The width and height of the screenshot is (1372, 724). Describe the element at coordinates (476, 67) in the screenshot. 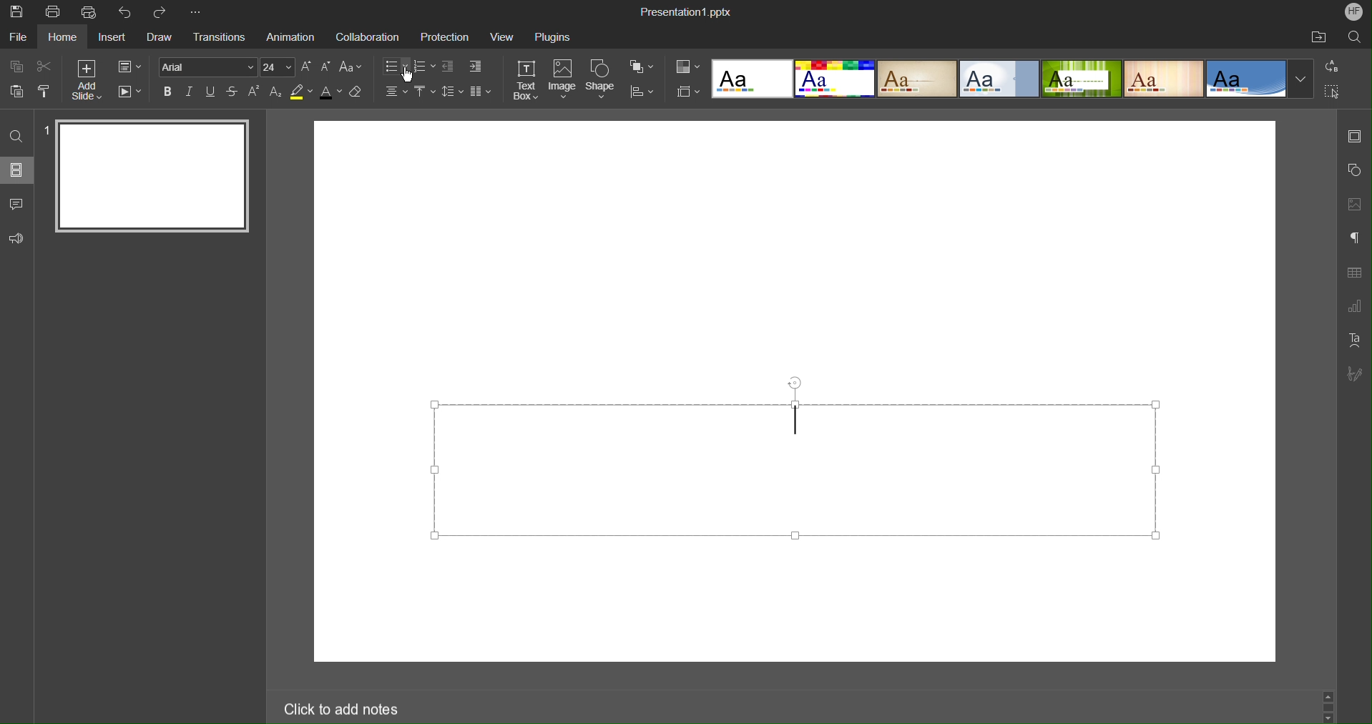

I see `Decrease Indent` at that location.